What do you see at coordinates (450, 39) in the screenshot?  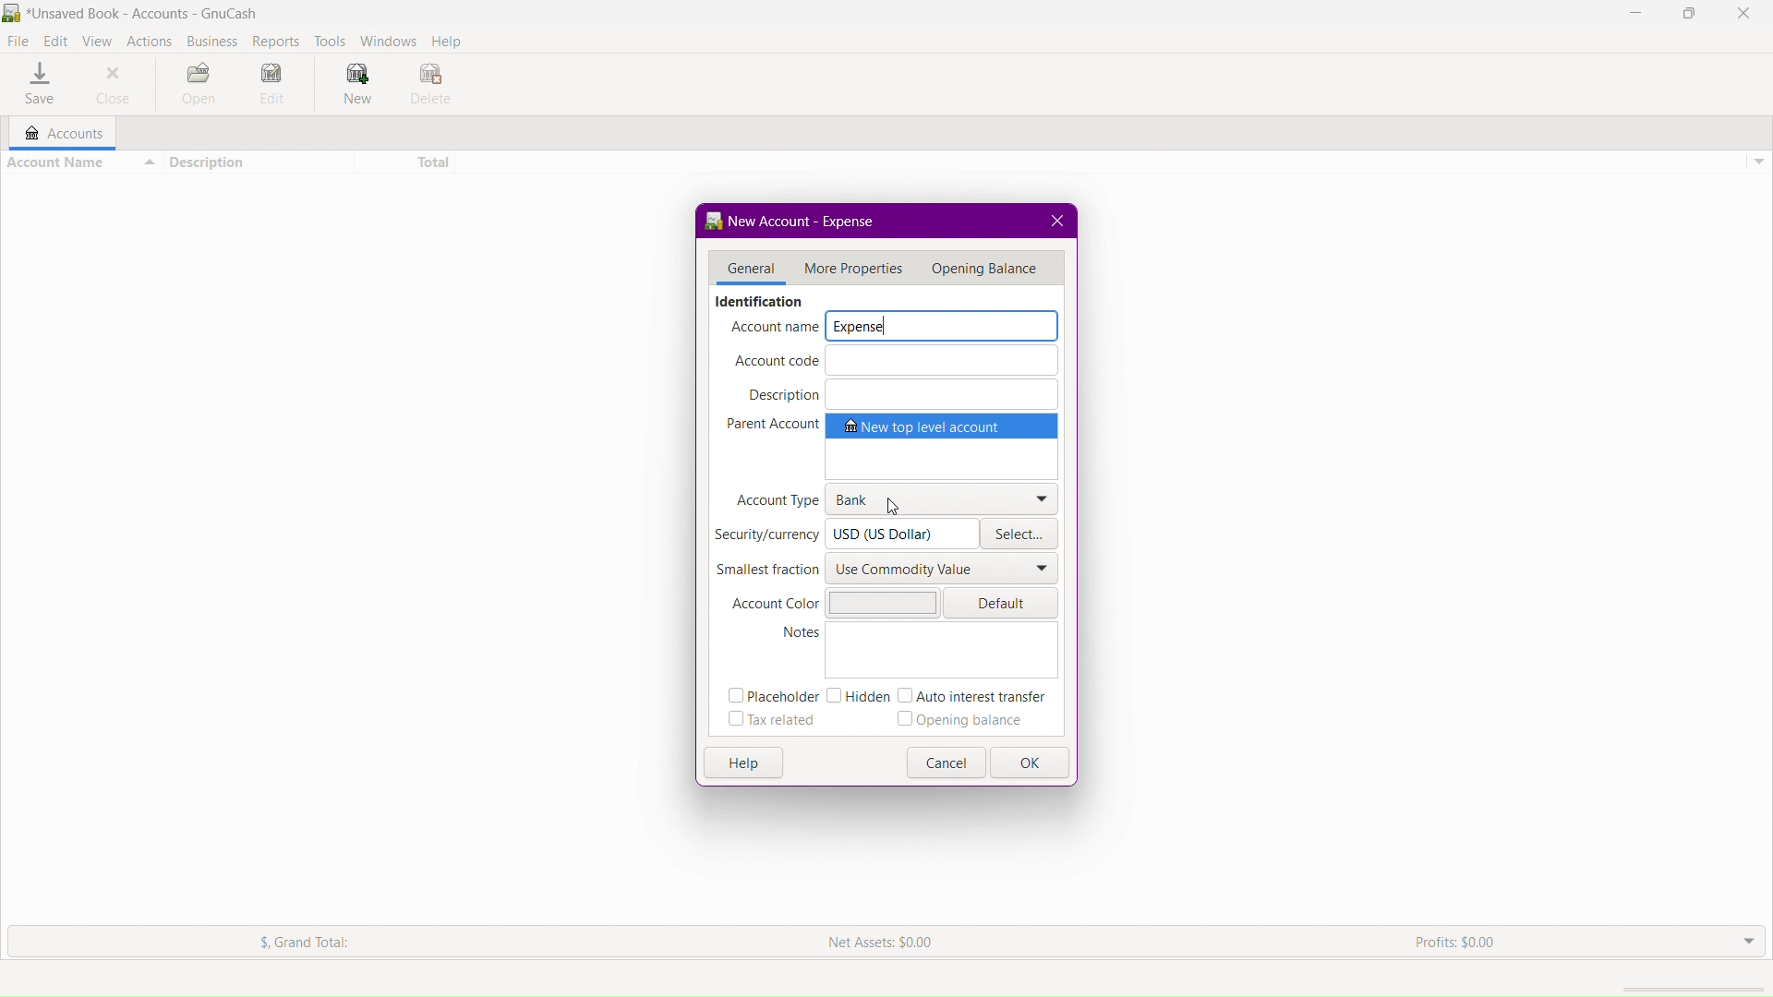 I see `Help` at bounding box center [450, 39].